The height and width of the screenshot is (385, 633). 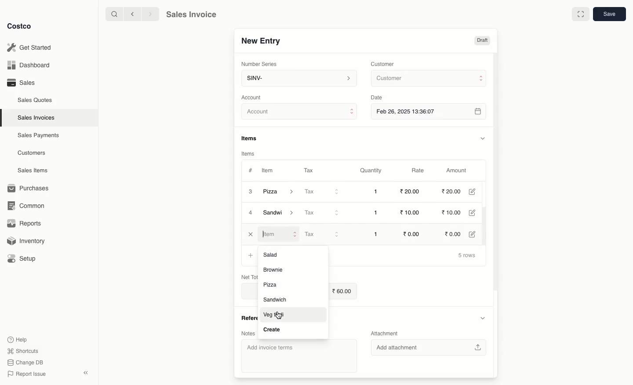 What do you see at coordinates (29, 47) in the screenshot?
I see `Get Started` at bounding box center [29, 47].